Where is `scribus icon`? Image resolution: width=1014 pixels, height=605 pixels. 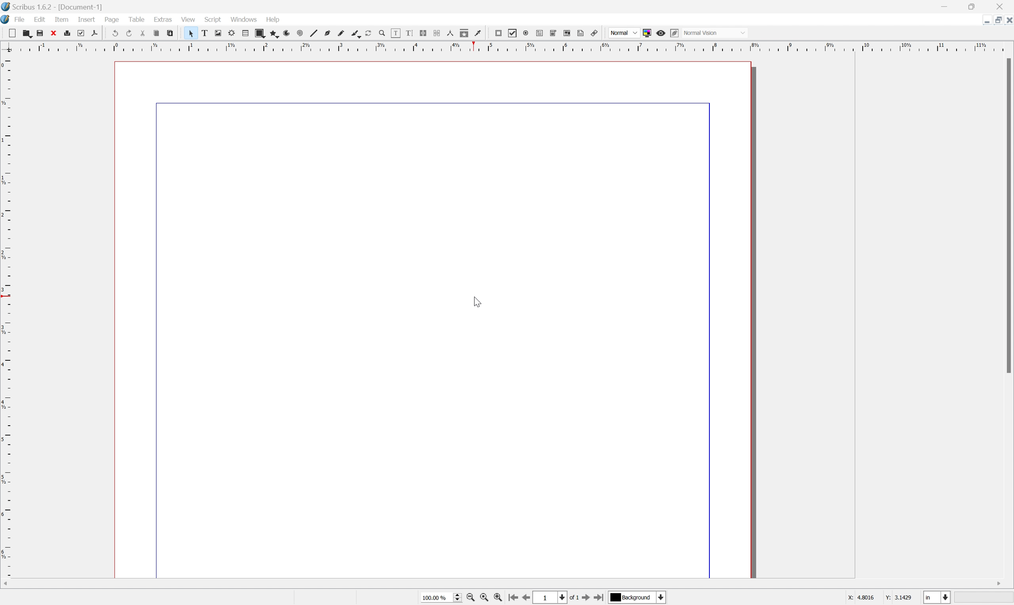 scribus icon is located at coordinates (7, 20).